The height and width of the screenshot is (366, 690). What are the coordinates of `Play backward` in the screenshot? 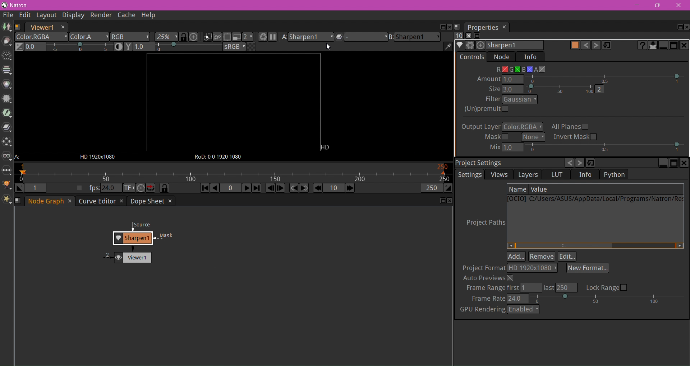 It's located at (216, 189).